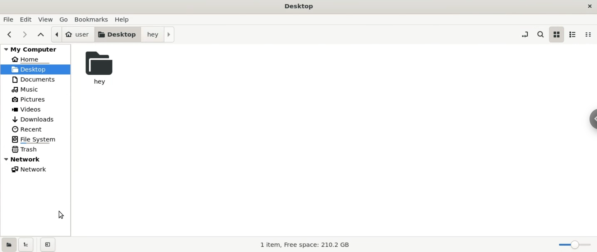 The image size is (597, 252). Describe the element at coordinates (523, 35) in the screenshot. I see `toggle location entry` at that location.